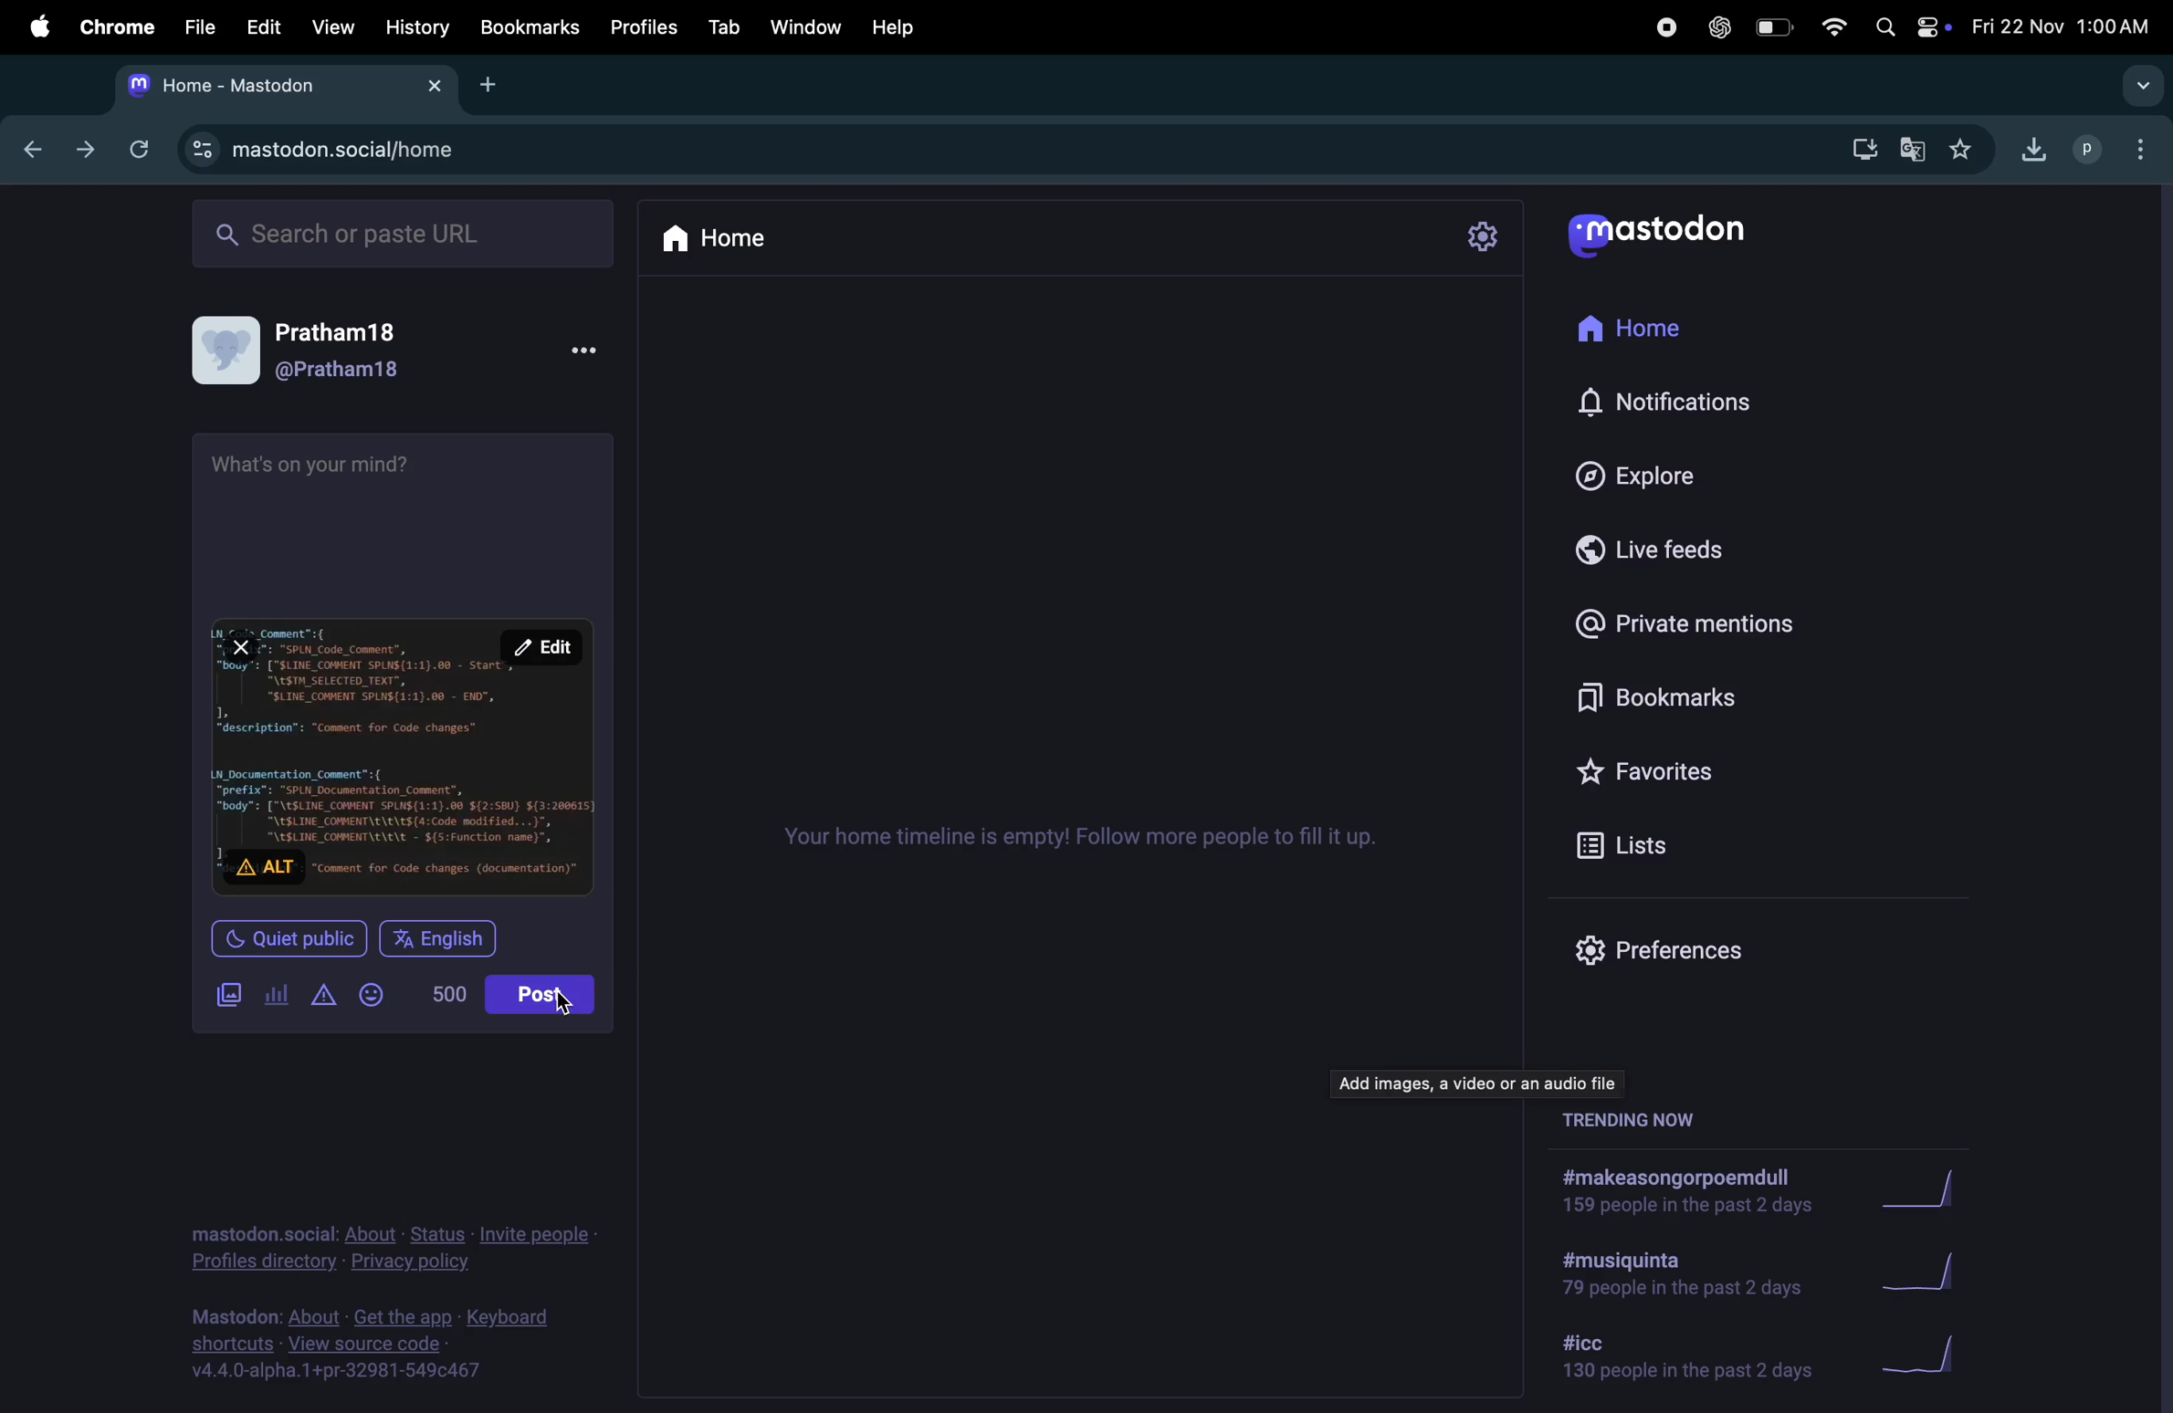  What do you see at coordinates (720, 27) in the screenshot?
I see `tab` at bounding box center [720, 27].